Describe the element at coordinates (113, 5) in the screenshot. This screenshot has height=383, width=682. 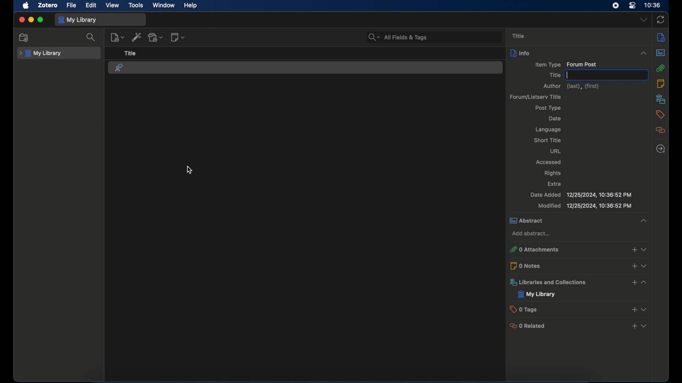
I see `view` at that location.